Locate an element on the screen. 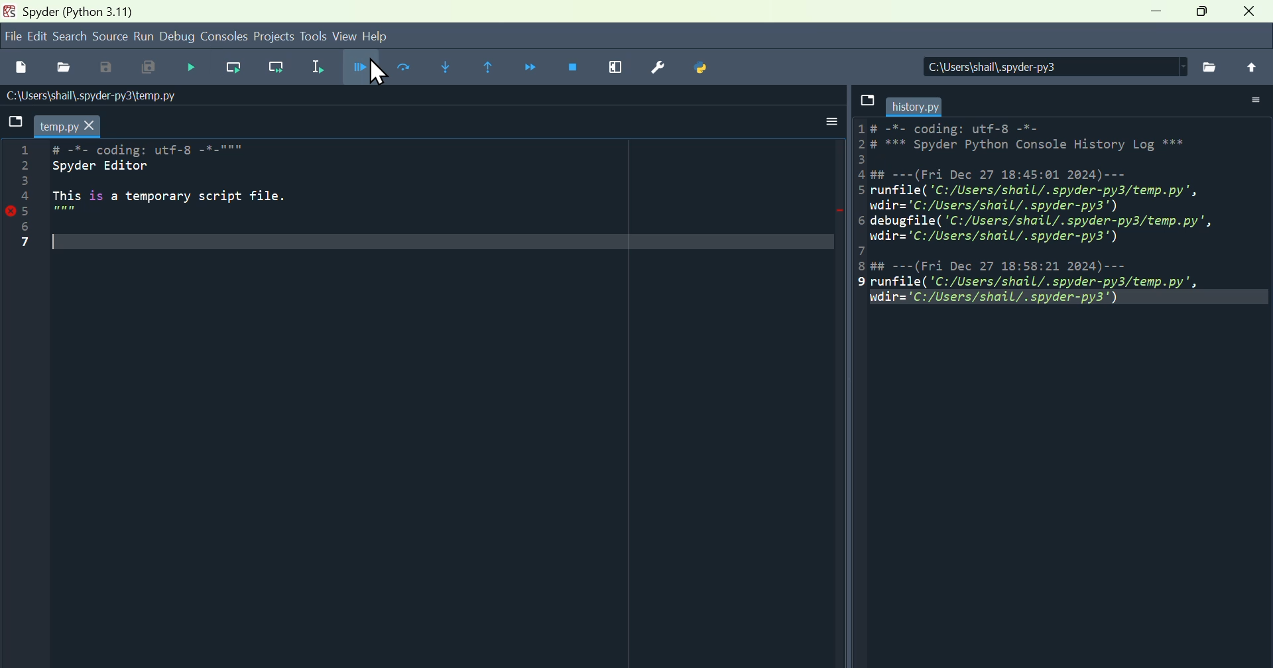 This screenshot has width=1273, height=668. Preferences is located at coordinates (662, 67).